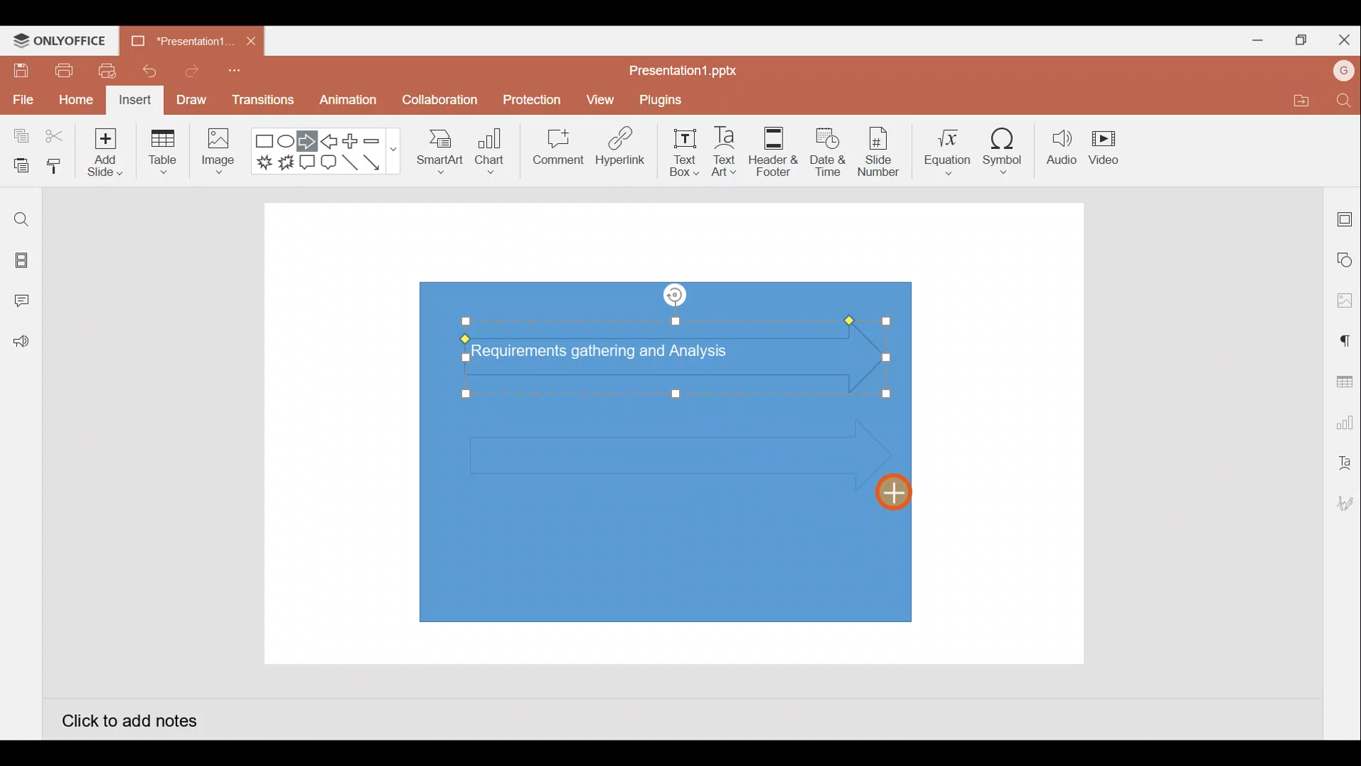 This screenshot has width=1361, height=766. I want to click on Shape settings, so click(1345, 259).